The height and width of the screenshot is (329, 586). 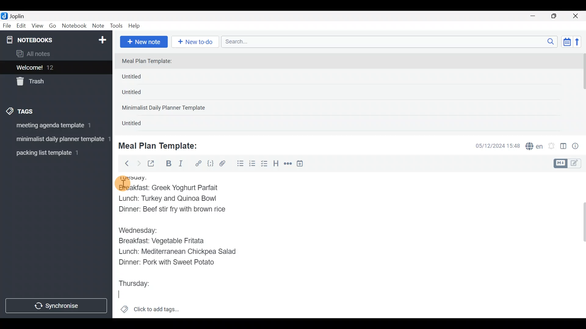 I want to click on Untitled, so click(x=139, y=125).